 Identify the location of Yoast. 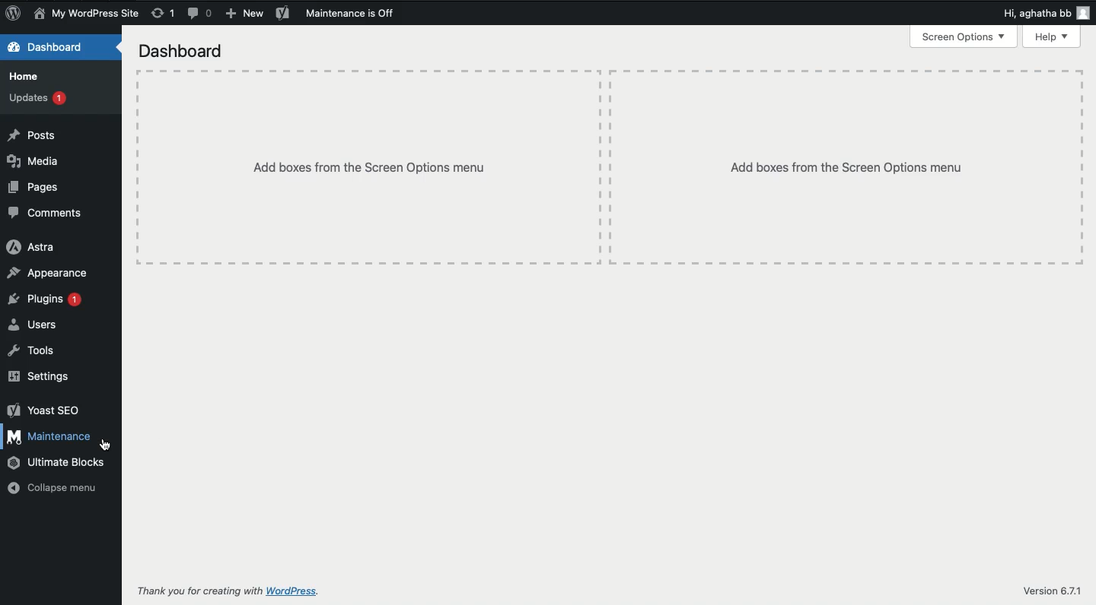
(44, 410).